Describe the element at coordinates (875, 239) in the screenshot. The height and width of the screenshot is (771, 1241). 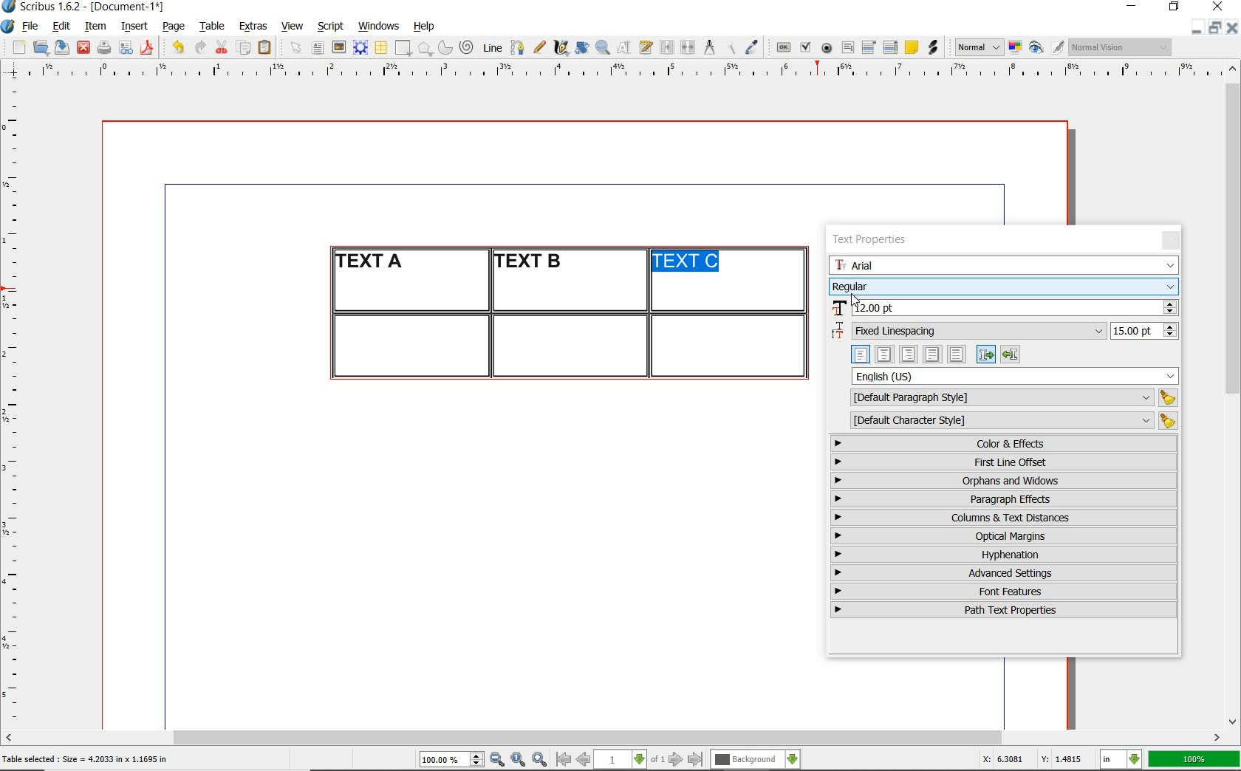
I see `text properties` at that location.